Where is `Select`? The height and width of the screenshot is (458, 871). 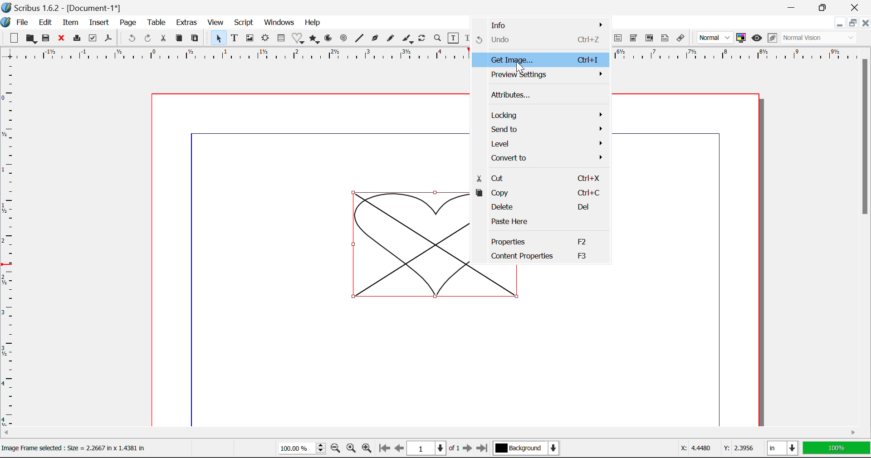 Select is located at coordinates (218, 38).